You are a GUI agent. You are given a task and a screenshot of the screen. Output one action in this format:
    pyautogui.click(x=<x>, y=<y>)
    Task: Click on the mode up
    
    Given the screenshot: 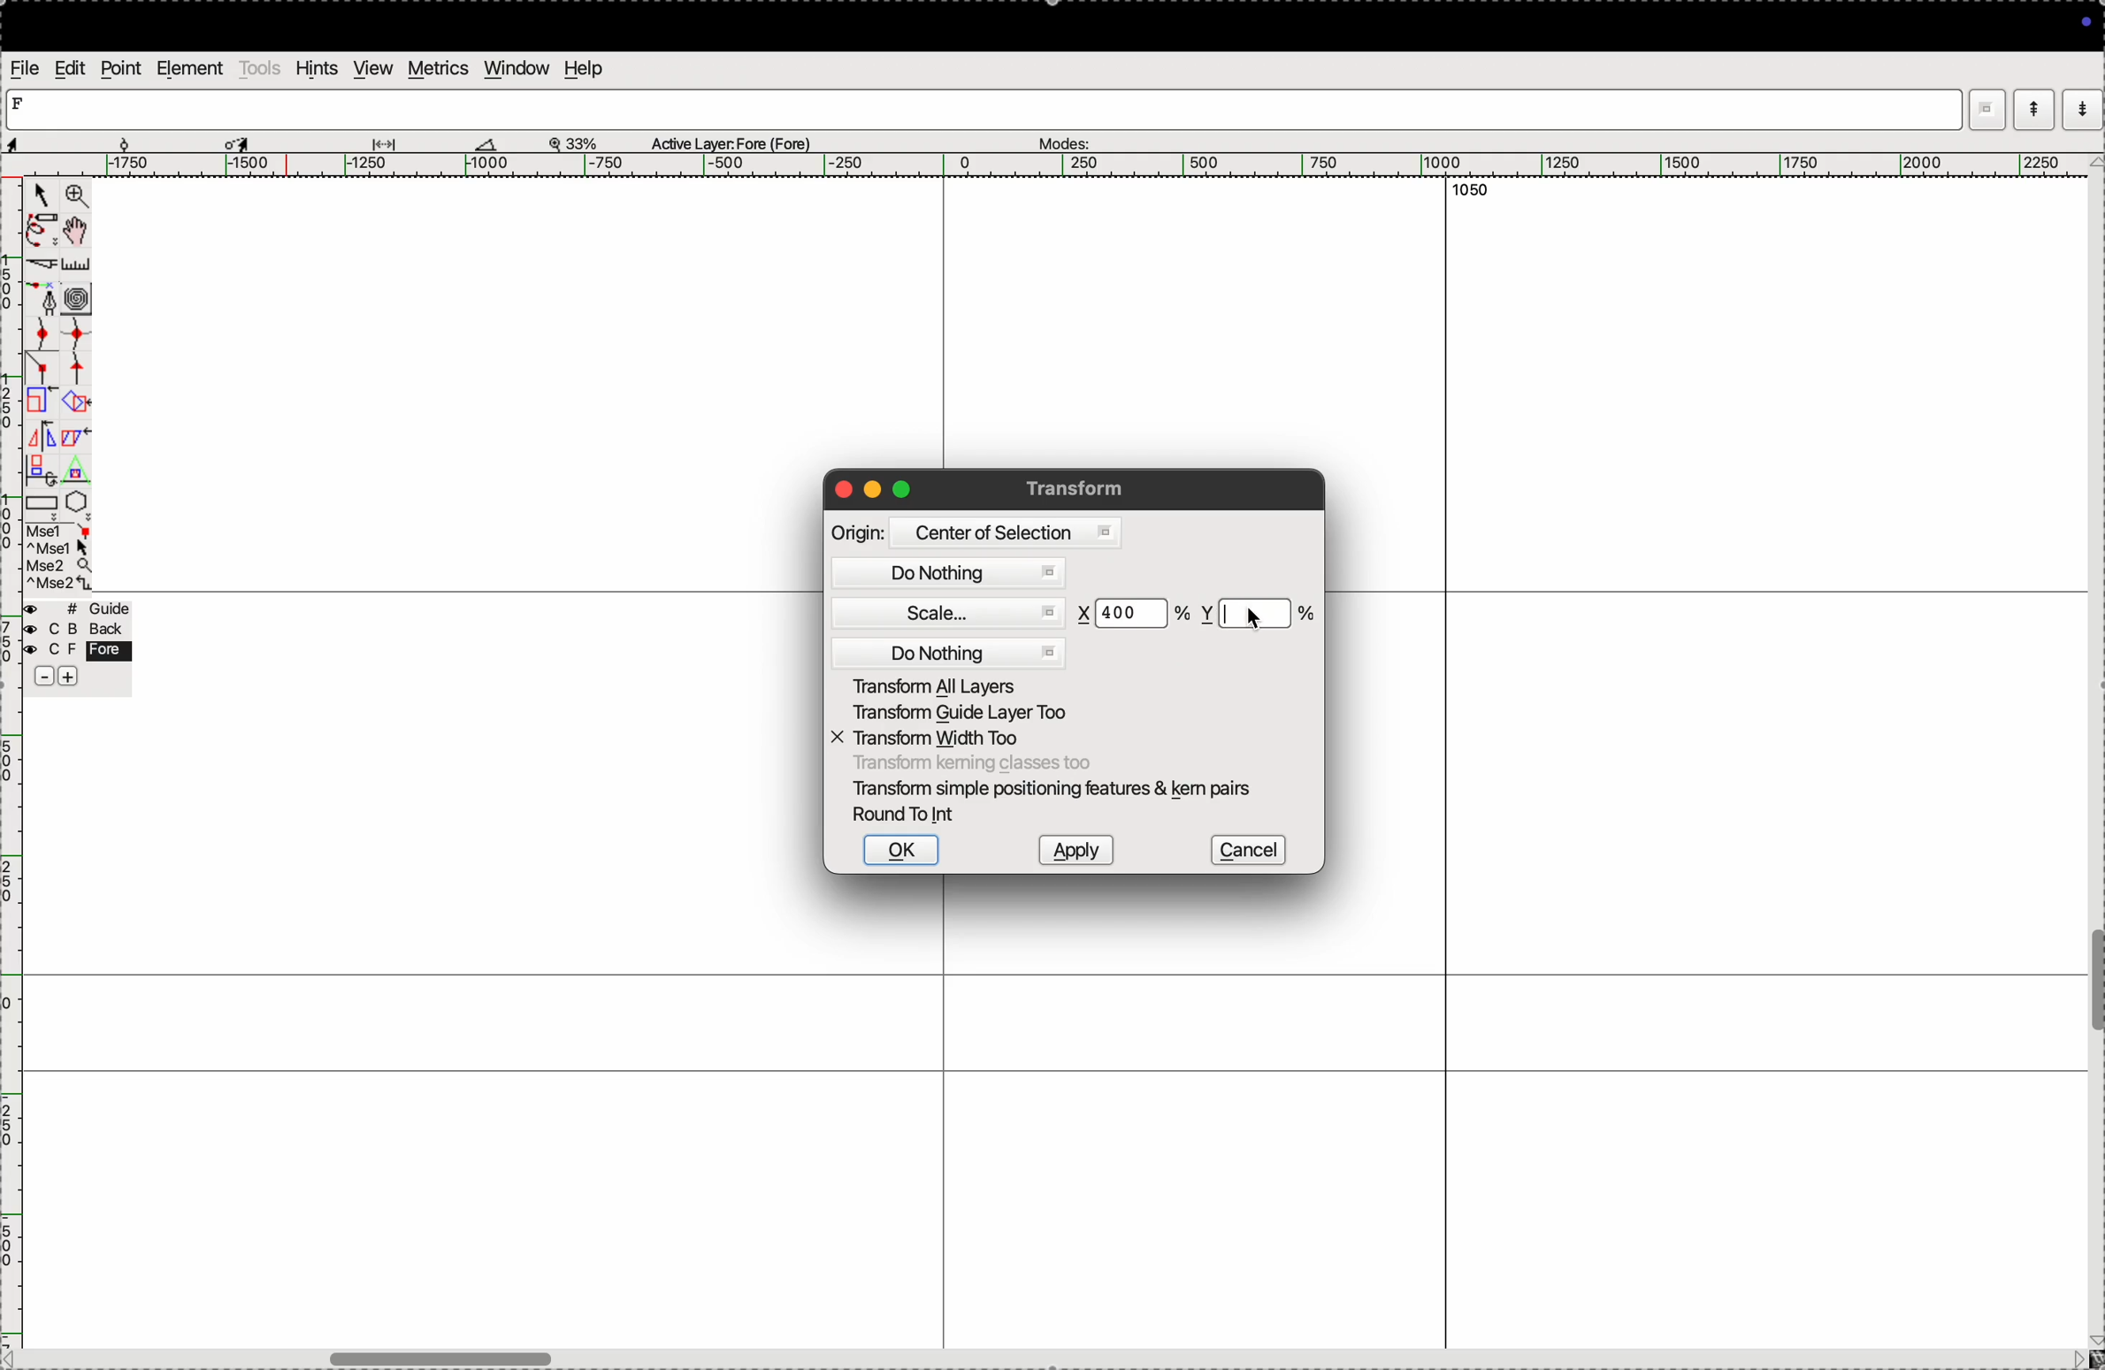 What is the action you would take?
    pyautogui.click(x=2032, y=110)
    